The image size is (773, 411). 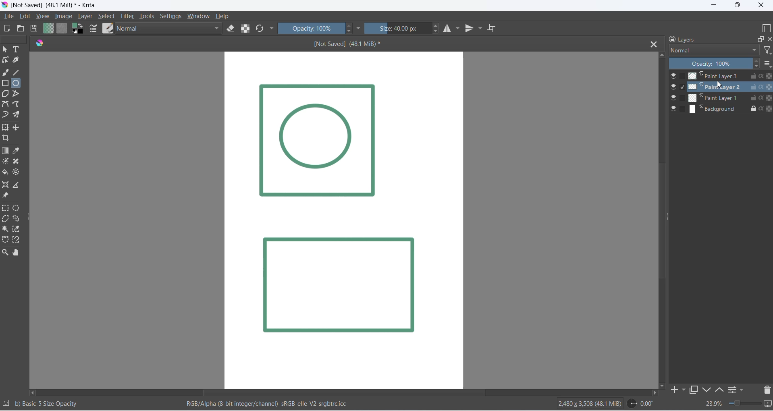 I want to click on view, so click(x=42, y=17).